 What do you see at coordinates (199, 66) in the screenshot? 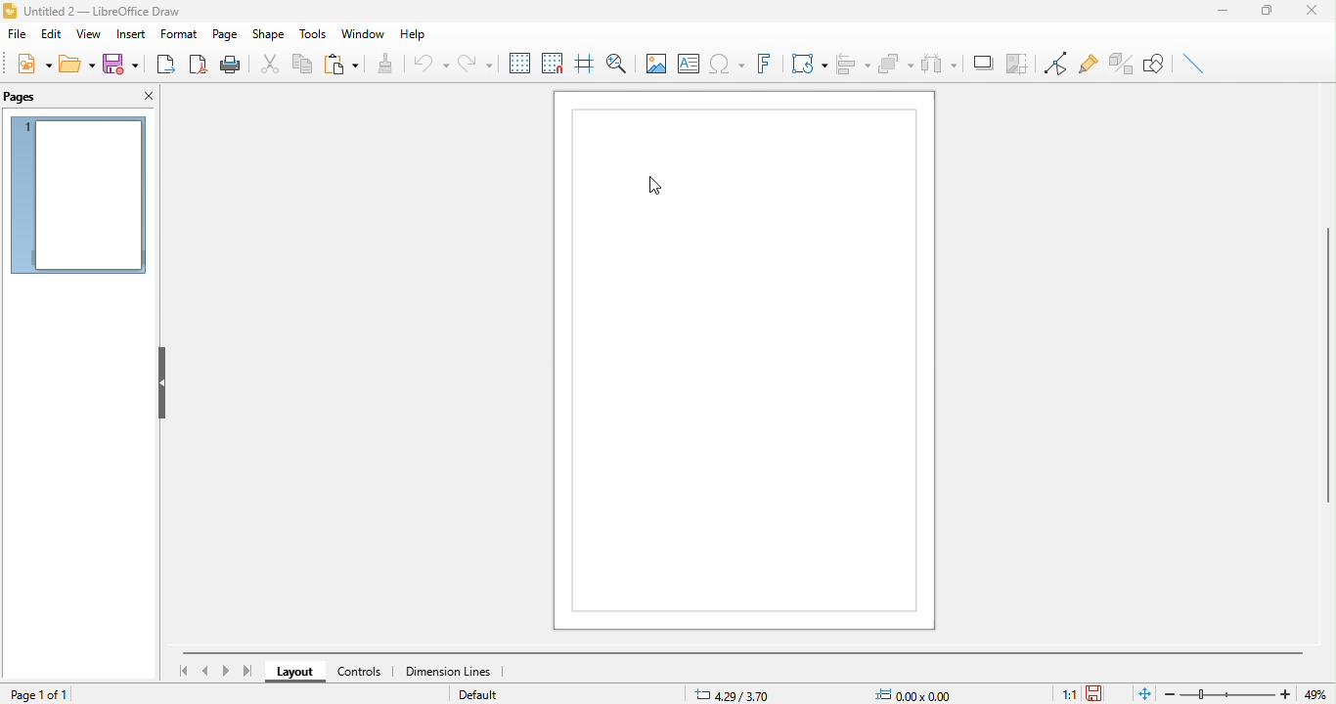
I see `export directly as pdf` at bounding box center [199, 66].